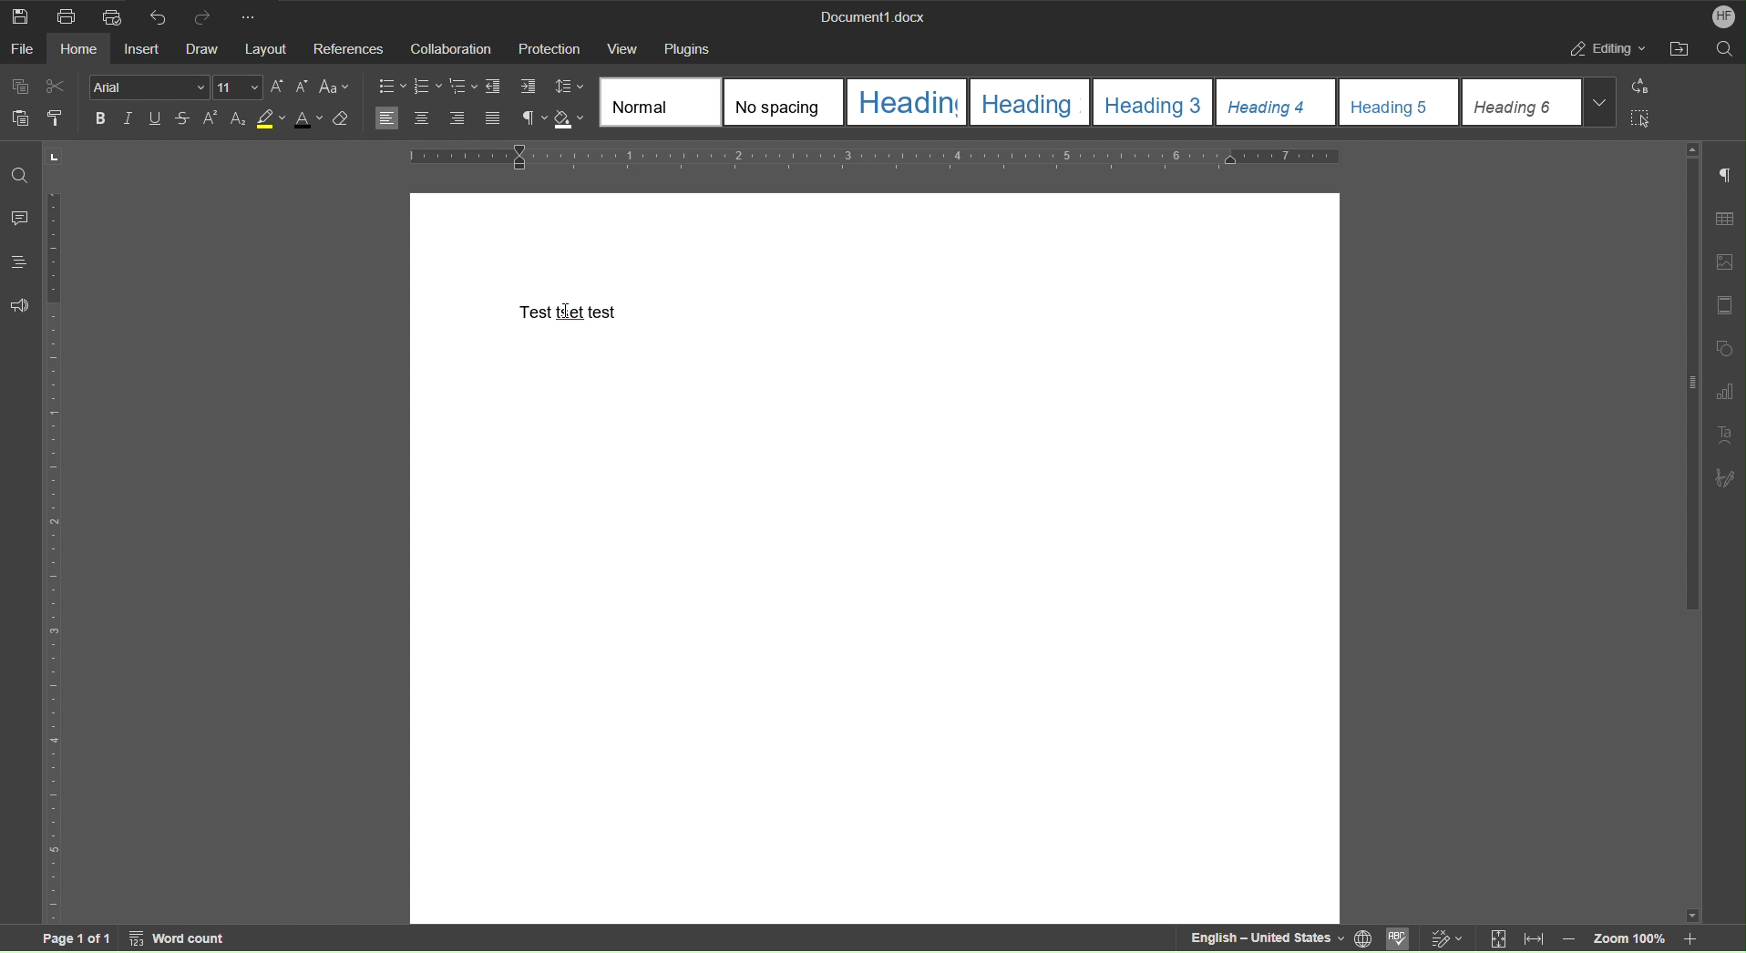  Describe the element at coordinates (112, 15) in the screenshot. I see `Quick Print` at that location.